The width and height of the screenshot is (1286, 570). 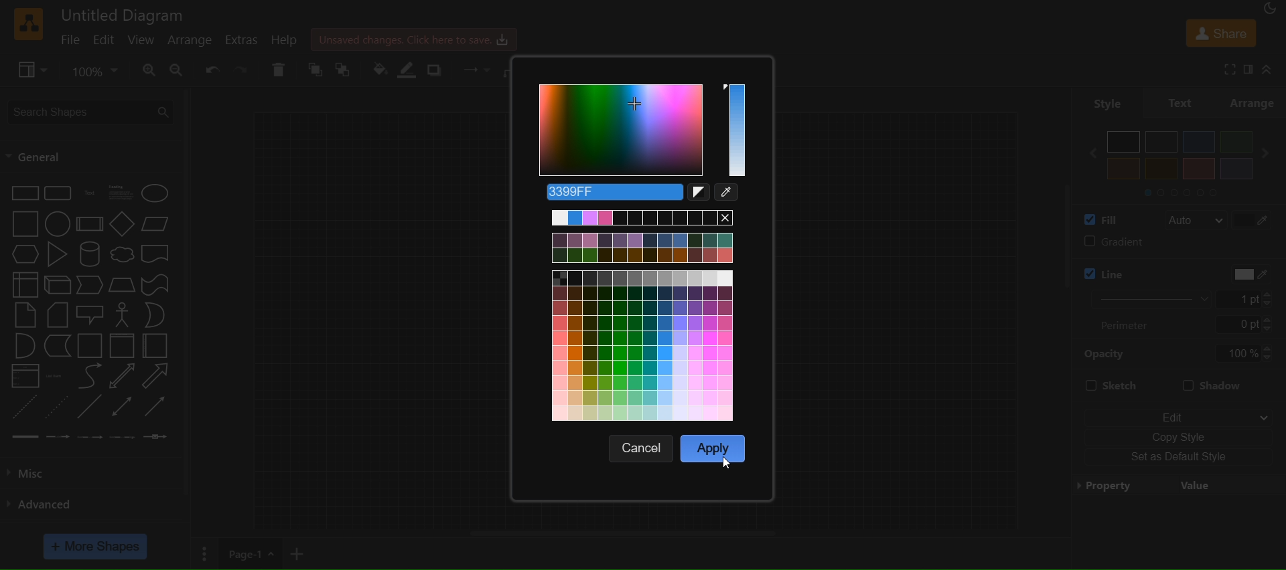 What do you see at coordinates (142, 39) in the screenshot?
I see `view` at bounding box center [142, 39].